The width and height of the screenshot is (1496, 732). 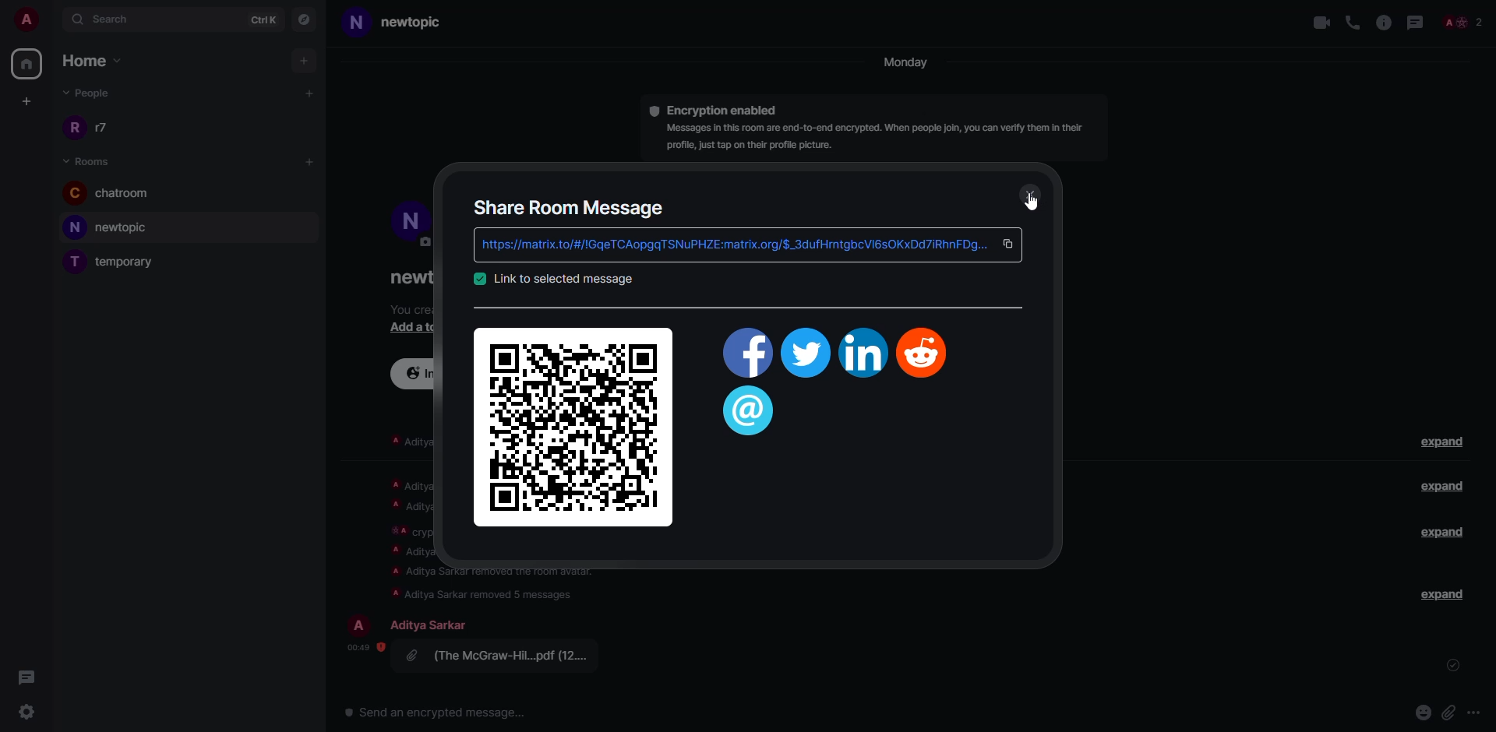 What do you see at coordinates (28, 63) in the screenshot?
I see `home` at bounding box center [28, 63].